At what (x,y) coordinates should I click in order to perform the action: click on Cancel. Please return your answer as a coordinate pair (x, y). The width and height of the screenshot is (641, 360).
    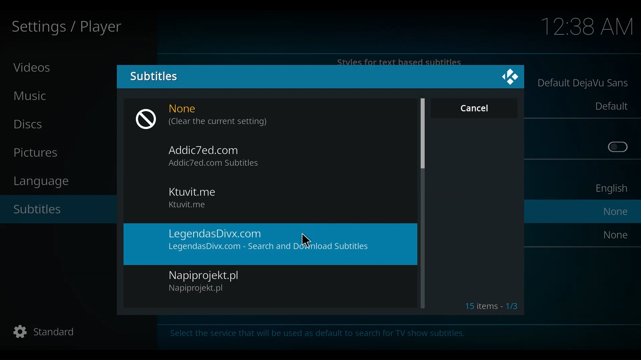
    Looking at the image, I should click on (474, 108).